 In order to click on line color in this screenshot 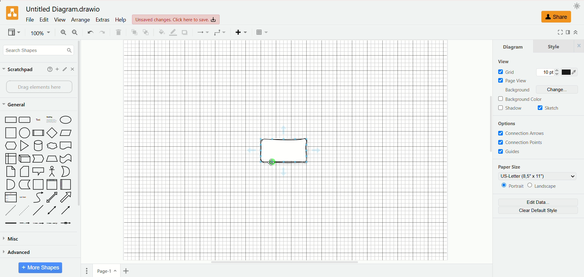, I will do `click(173, 32)`.